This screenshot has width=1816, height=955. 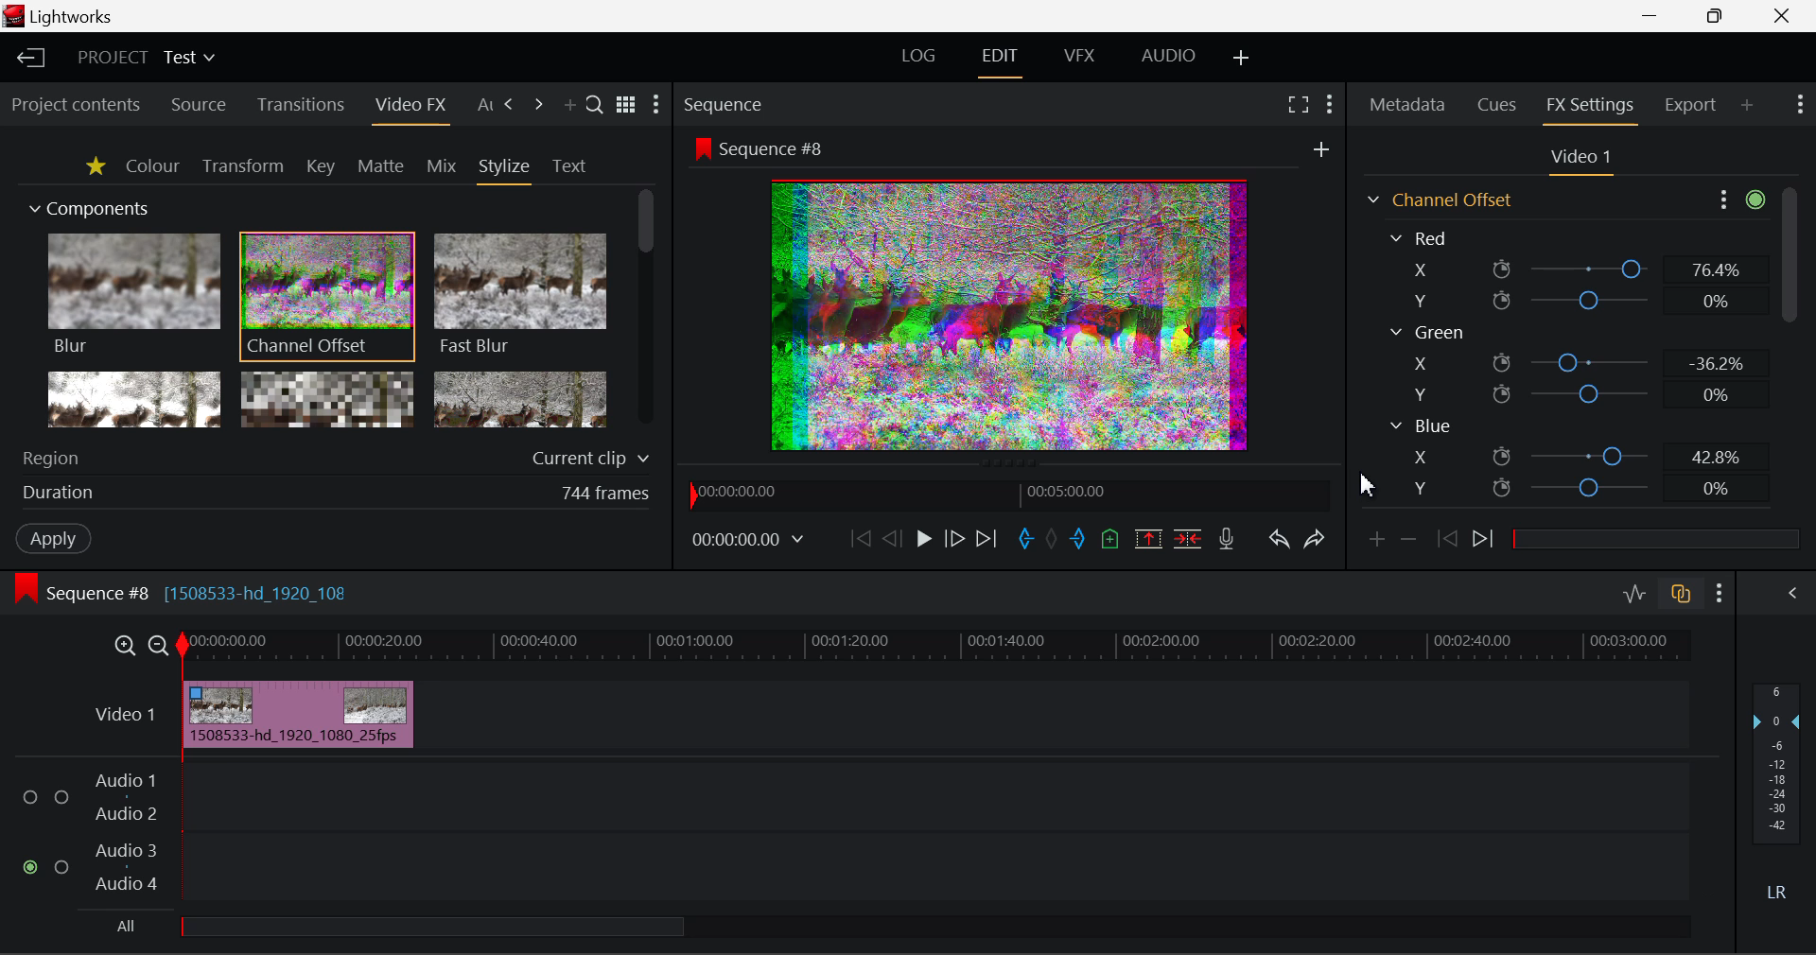 I want to click on Show Settings, so click(x=1738, y=200).